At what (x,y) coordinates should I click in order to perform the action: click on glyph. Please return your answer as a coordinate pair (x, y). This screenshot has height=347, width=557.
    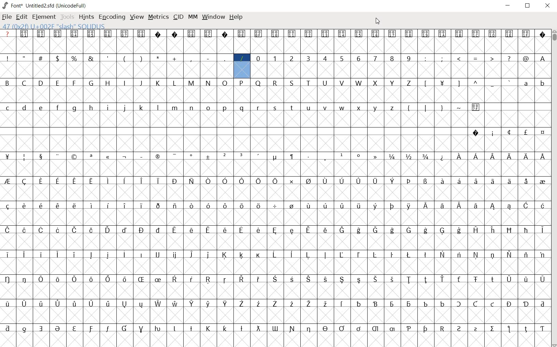
    Looking at the image, I should click on (8, 156).